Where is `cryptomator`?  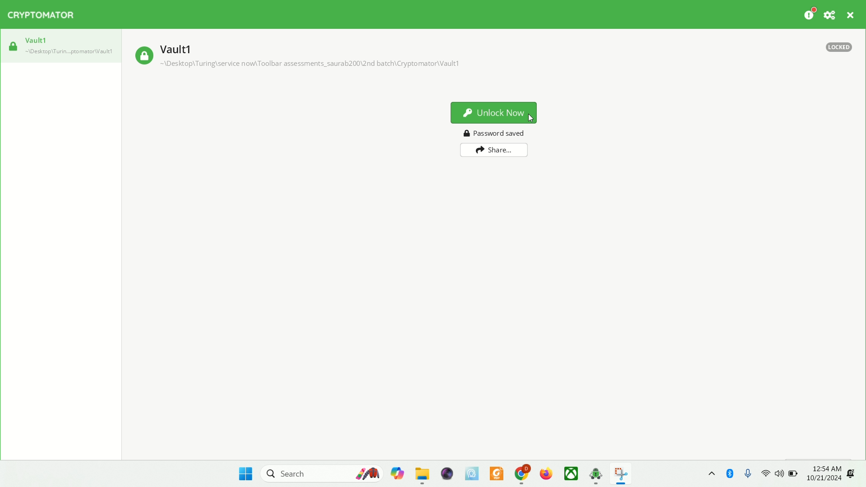
cryptomator is located at coordinates (45, 16).